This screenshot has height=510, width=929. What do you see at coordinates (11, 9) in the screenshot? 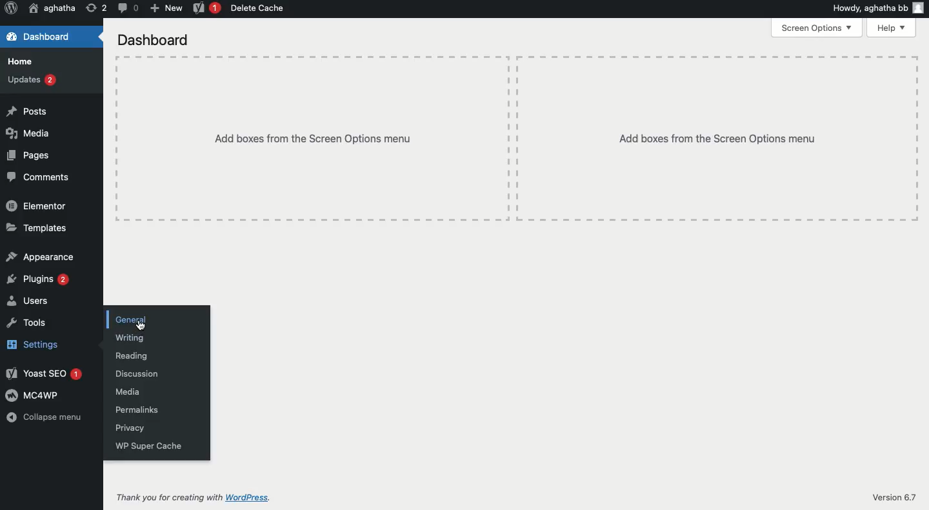
I see `Logo` at bounding box center [11, 9].